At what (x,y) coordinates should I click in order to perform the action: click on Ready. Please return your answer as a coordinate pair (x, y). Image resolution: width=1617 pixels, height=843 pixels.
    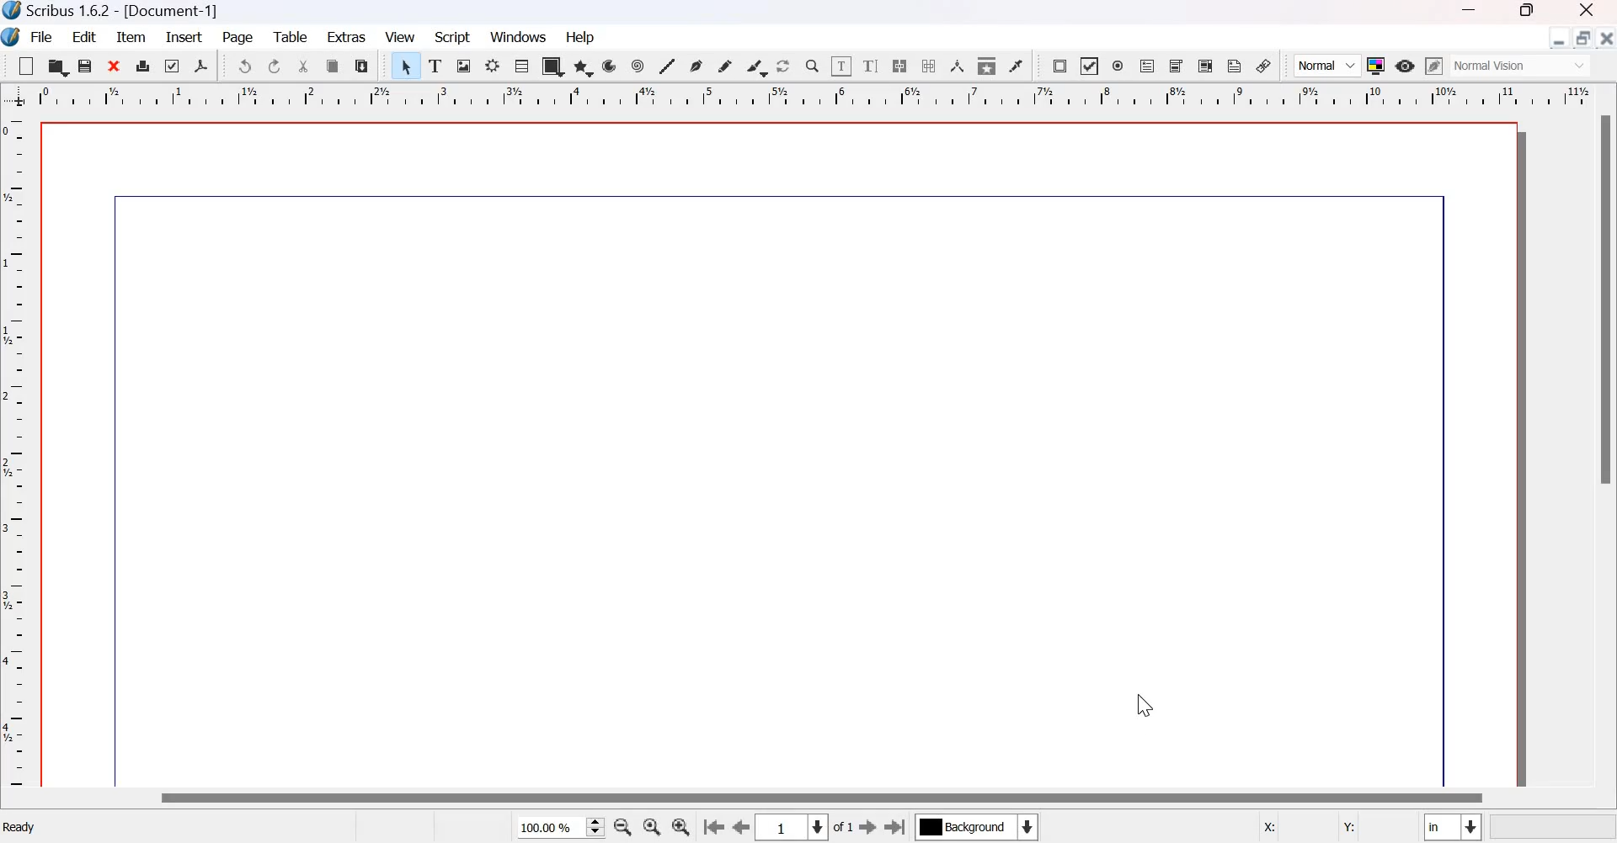
    Looking at the image, I should click on (22, 827).